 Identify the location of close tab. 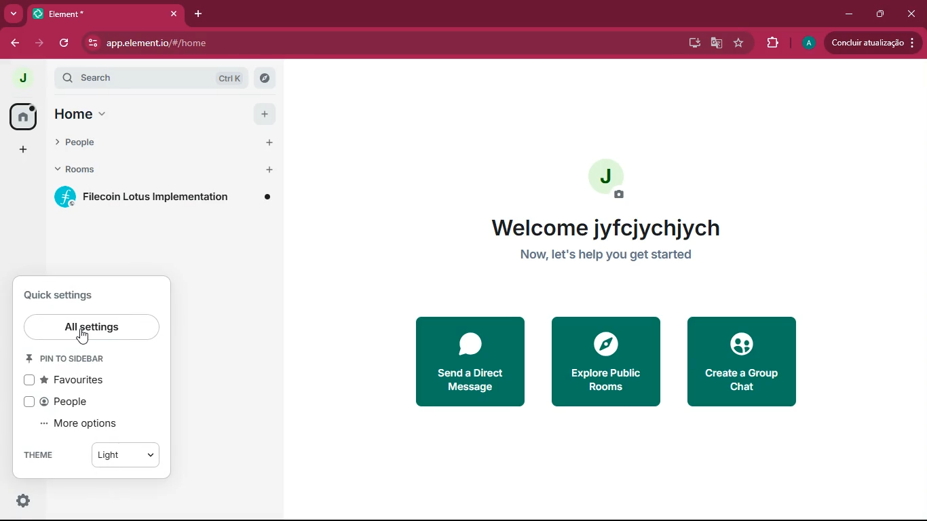
(176, 13).